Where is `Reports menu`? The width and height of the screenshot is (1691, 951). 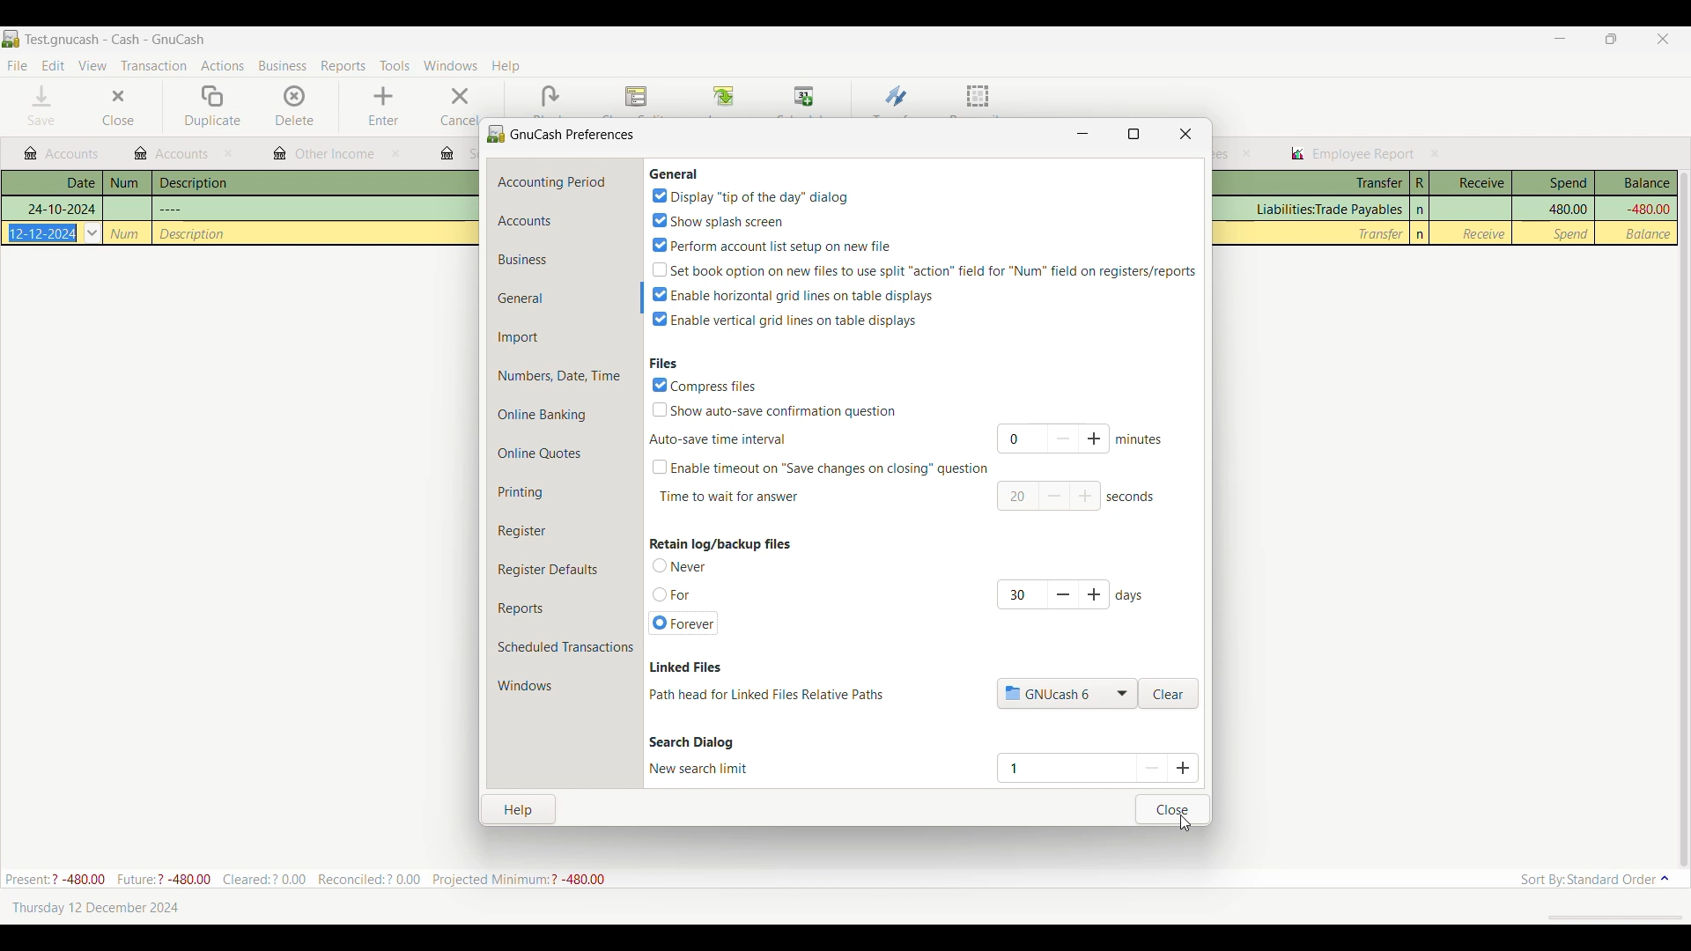
Reports menu is located at coordinates (343, 66).